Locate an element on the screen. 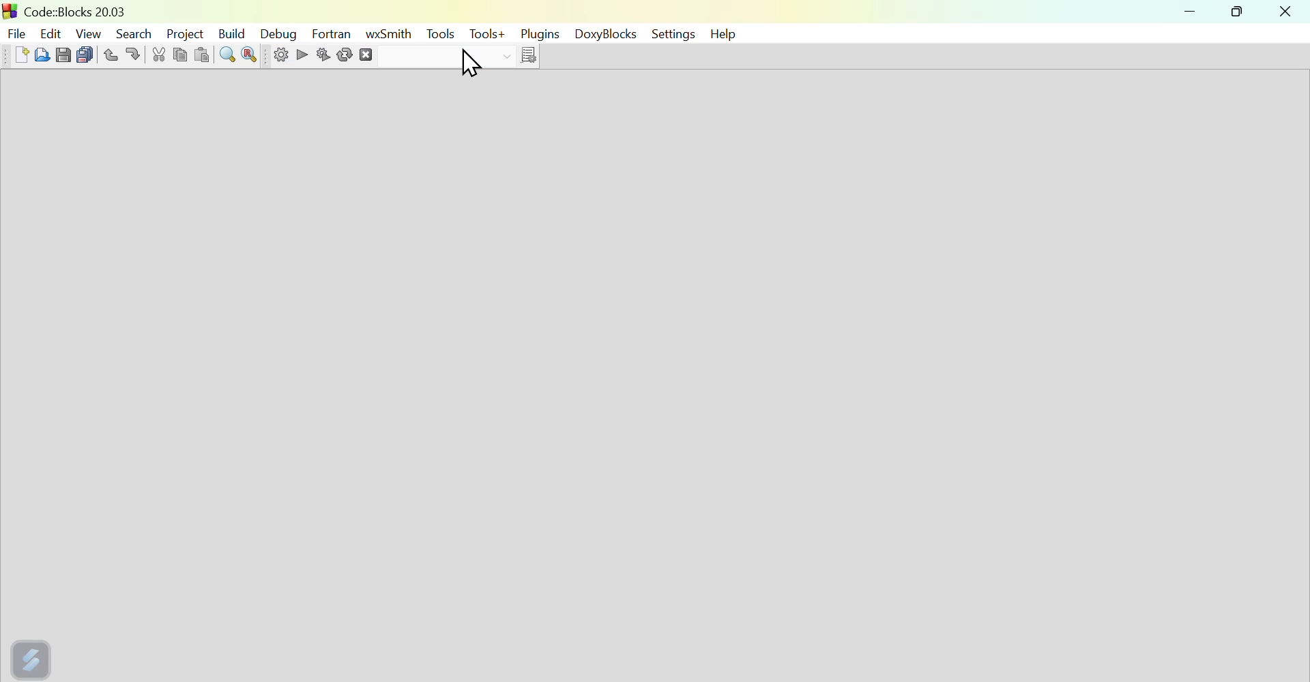 This screenshot has height=682, width=1310.  is located at coordinates (63, 53).